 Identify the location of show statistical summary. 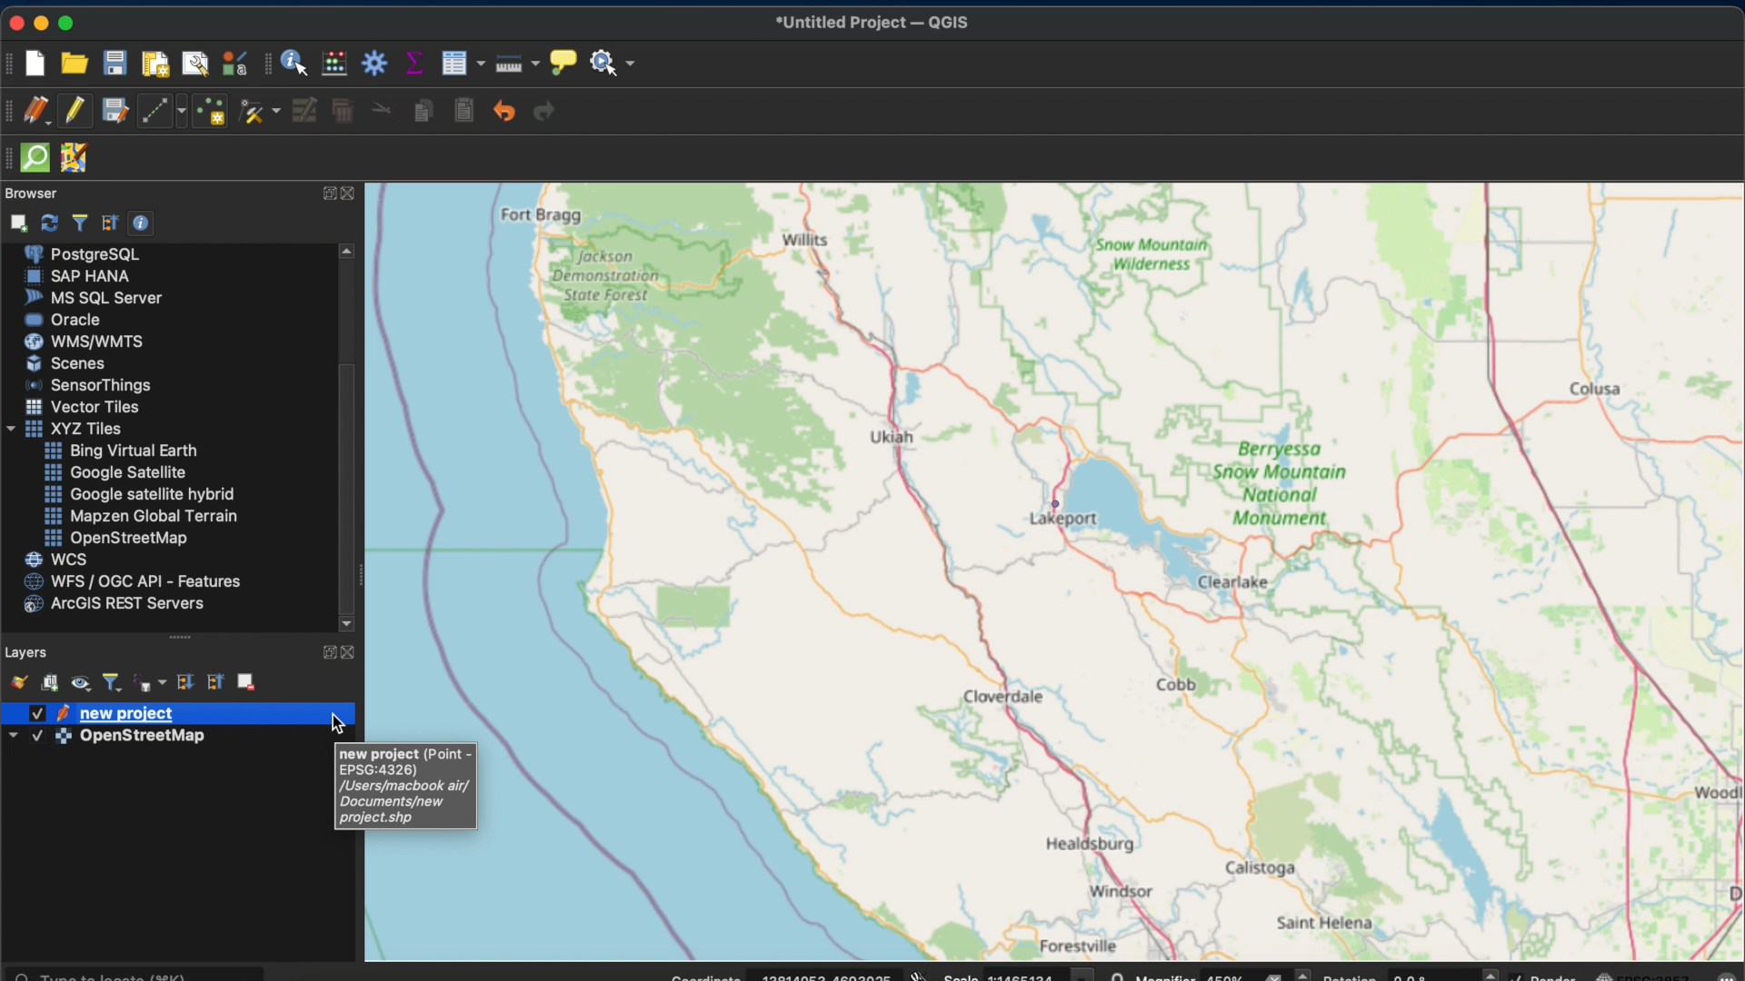
(414, 62).